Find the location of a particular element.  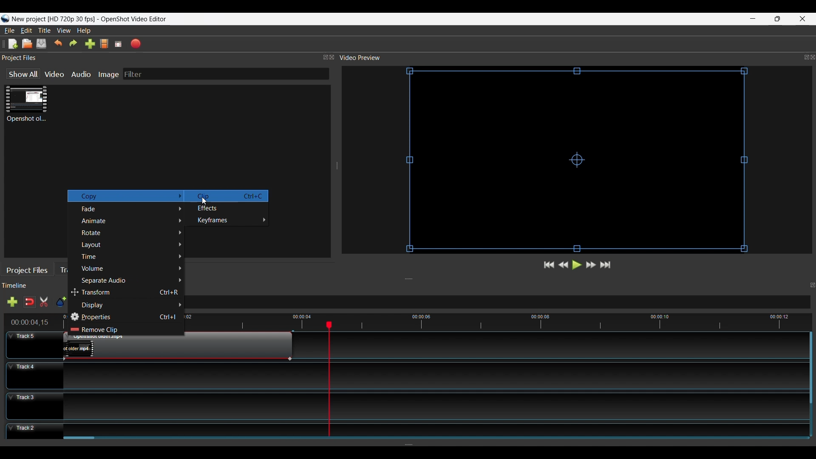

Jump to End is located at coordinates (606, 265).